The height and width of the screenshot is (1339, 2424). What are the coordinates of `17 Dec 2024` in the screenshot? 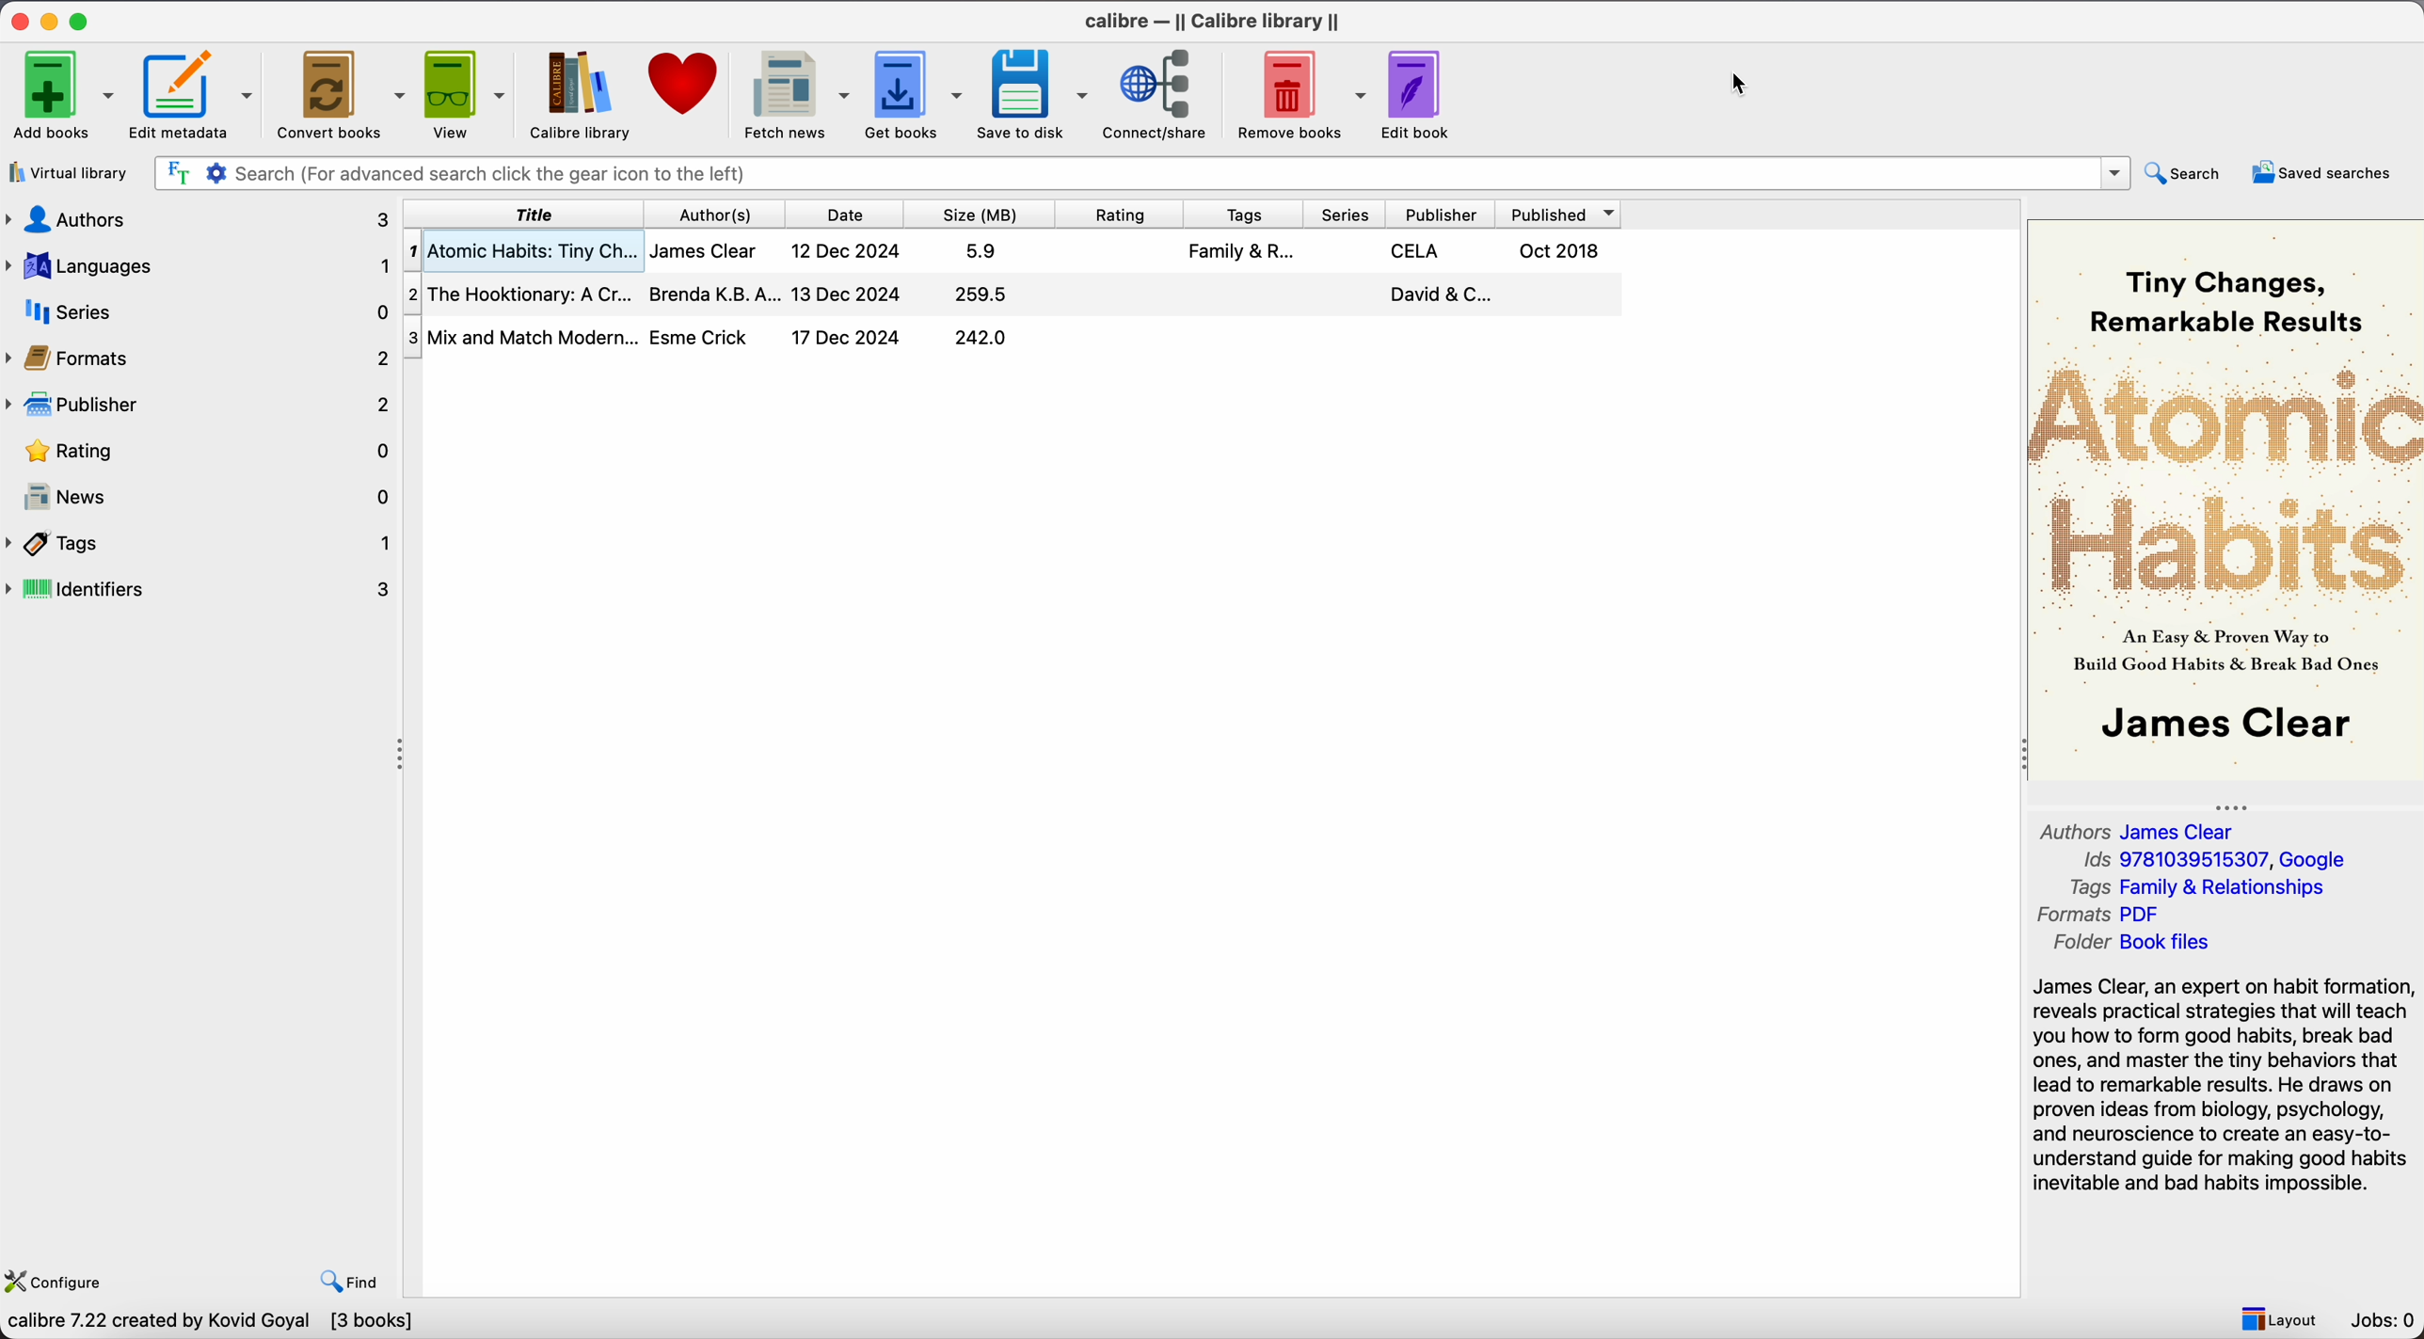 It's located at (845, 337).